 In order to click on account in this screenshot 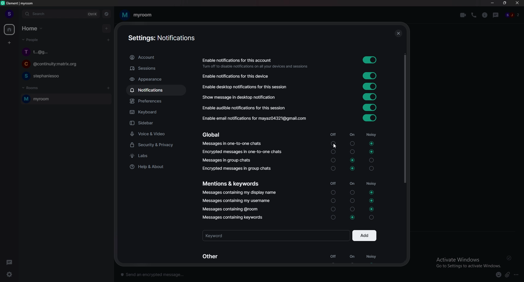, I will do `click(157, 57)`.